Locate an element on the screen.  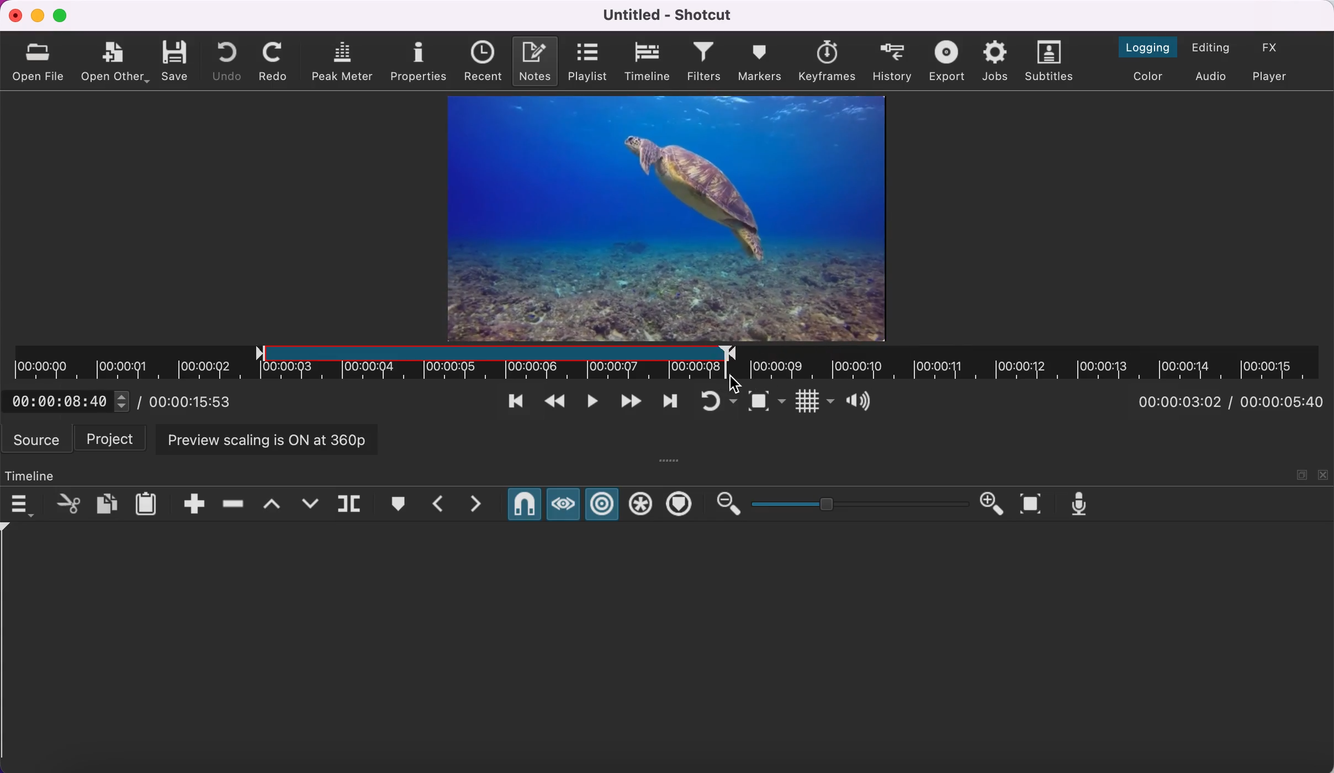
maximize is located at coordinates (63, 16).